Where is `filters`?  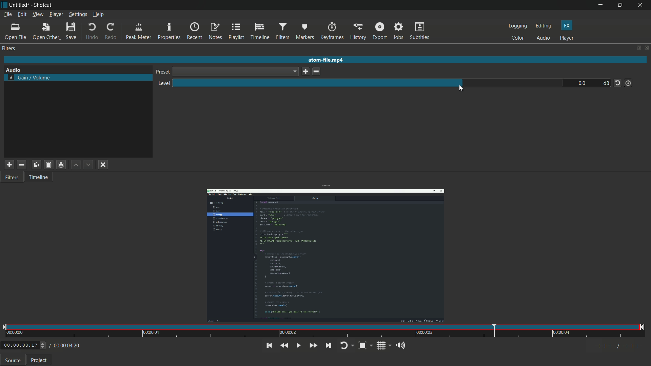
filters is located at coordinates (282, 32).